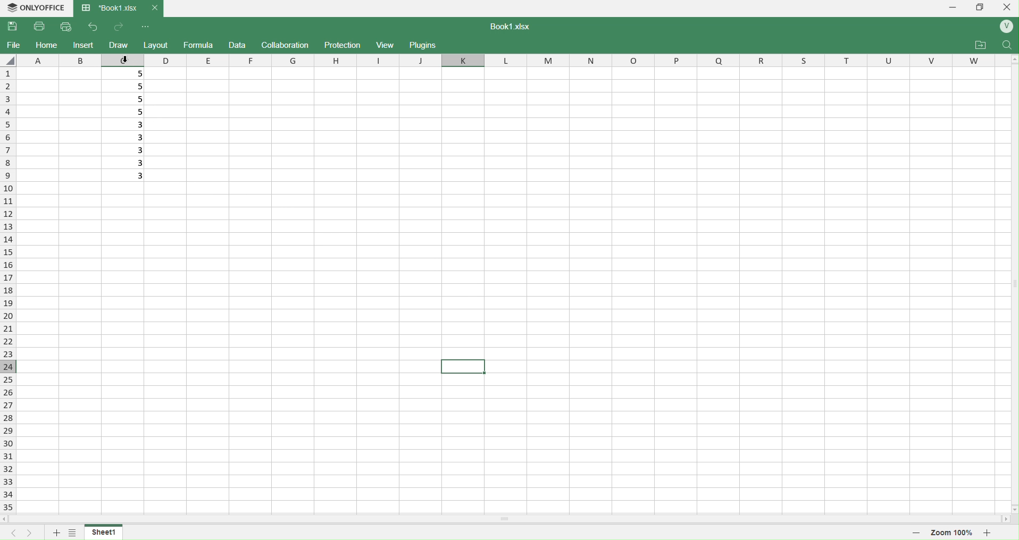  Describe the element at coordinates (127, 100) in the screenshot. I see `5` at that location.